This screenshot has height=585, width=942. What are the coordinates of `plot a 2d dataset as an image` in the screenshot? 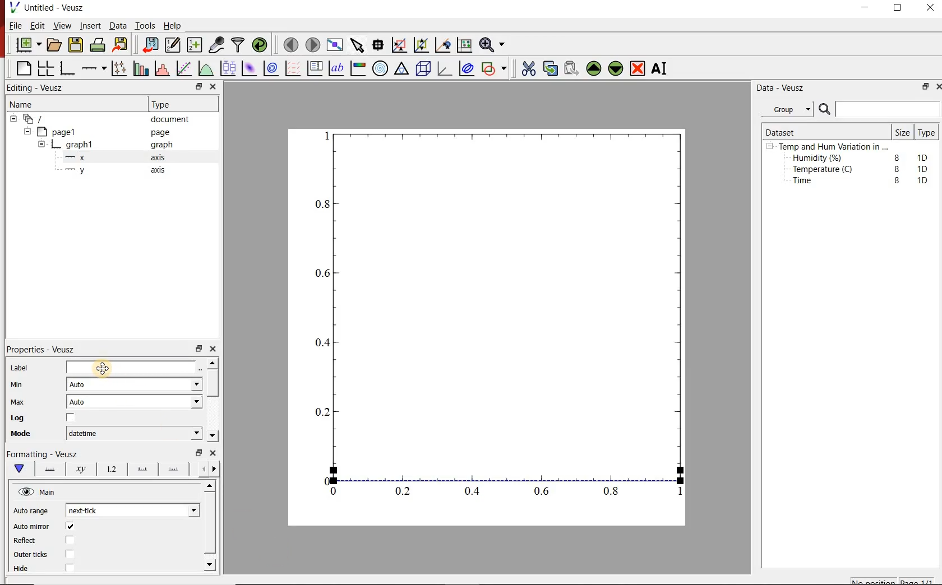 It's located at (250, 69).